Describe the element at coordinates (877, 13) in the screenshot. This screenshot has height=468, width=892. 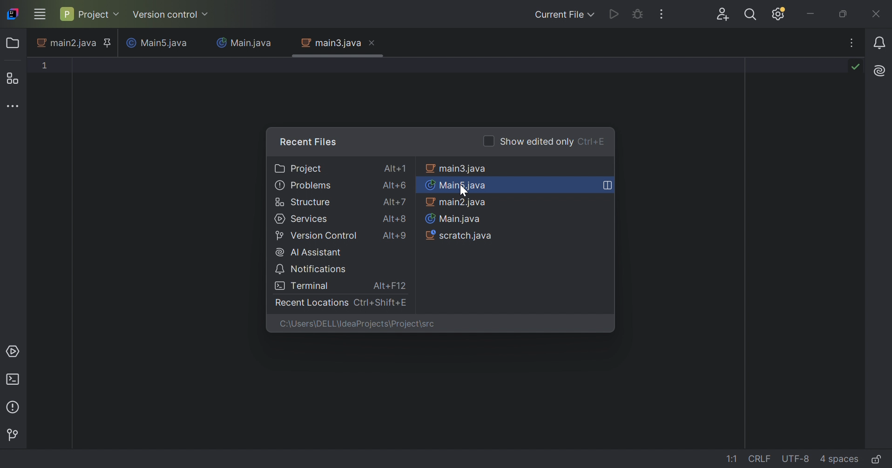
I see `Close` at that location.